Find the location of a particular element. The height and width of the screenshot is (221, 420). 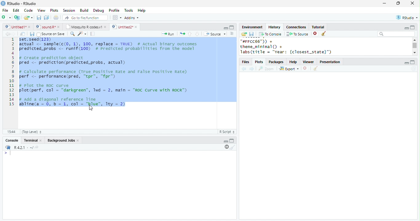

new project is located at coordinates (18, 18).